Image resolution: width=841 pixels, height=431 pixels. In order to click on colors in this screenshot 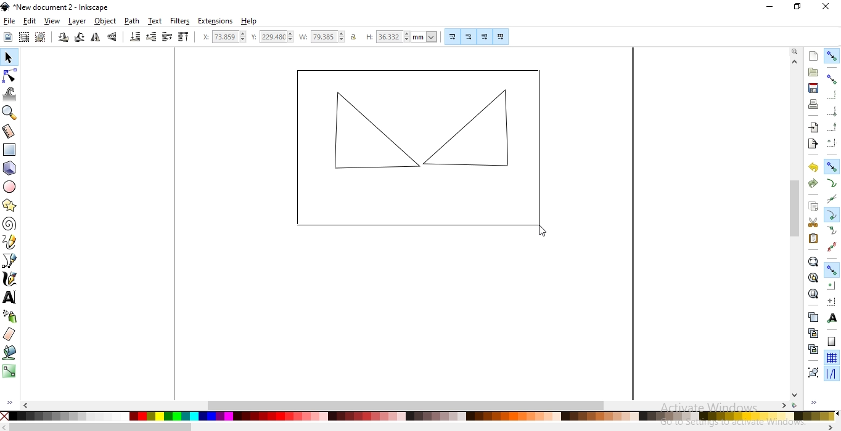, I will do `click(419, 416)`.